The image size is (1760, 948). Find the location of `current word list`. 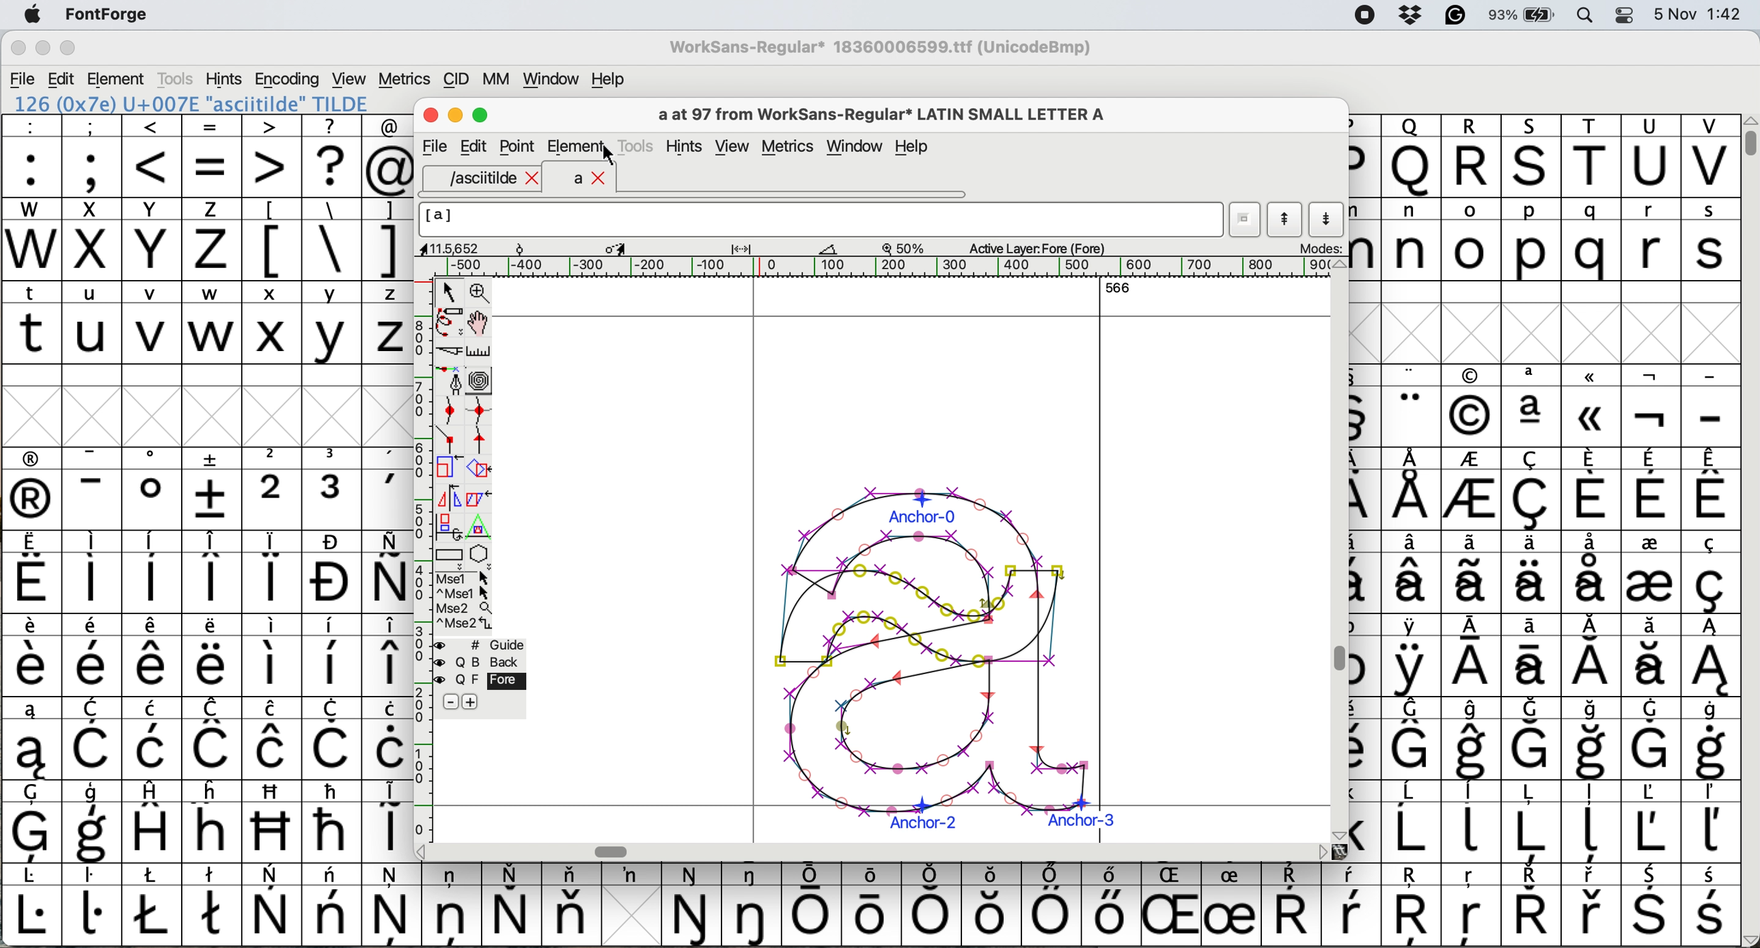

current word list is located at coordinates (1246, 222).